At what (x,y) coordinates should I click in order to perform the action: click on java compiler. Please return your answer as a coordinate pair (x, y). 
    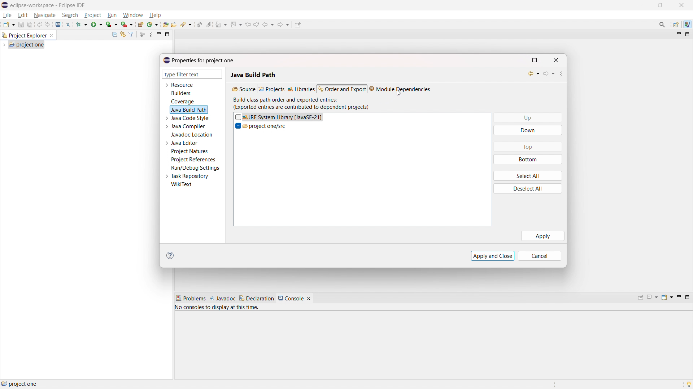
    Looking at the image, I should click on (189, 126).